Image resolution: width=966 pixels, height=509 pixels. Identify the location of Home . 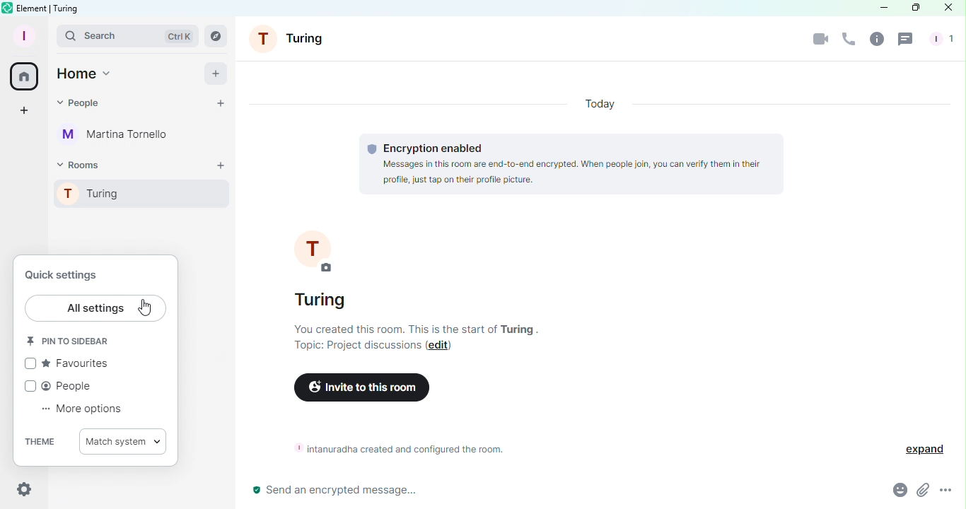
(89, 73).